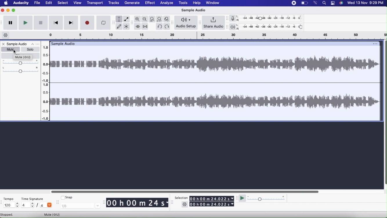  Describe the element at coordinates (45, 82) in the screenshot. I see `Slider` at that location.